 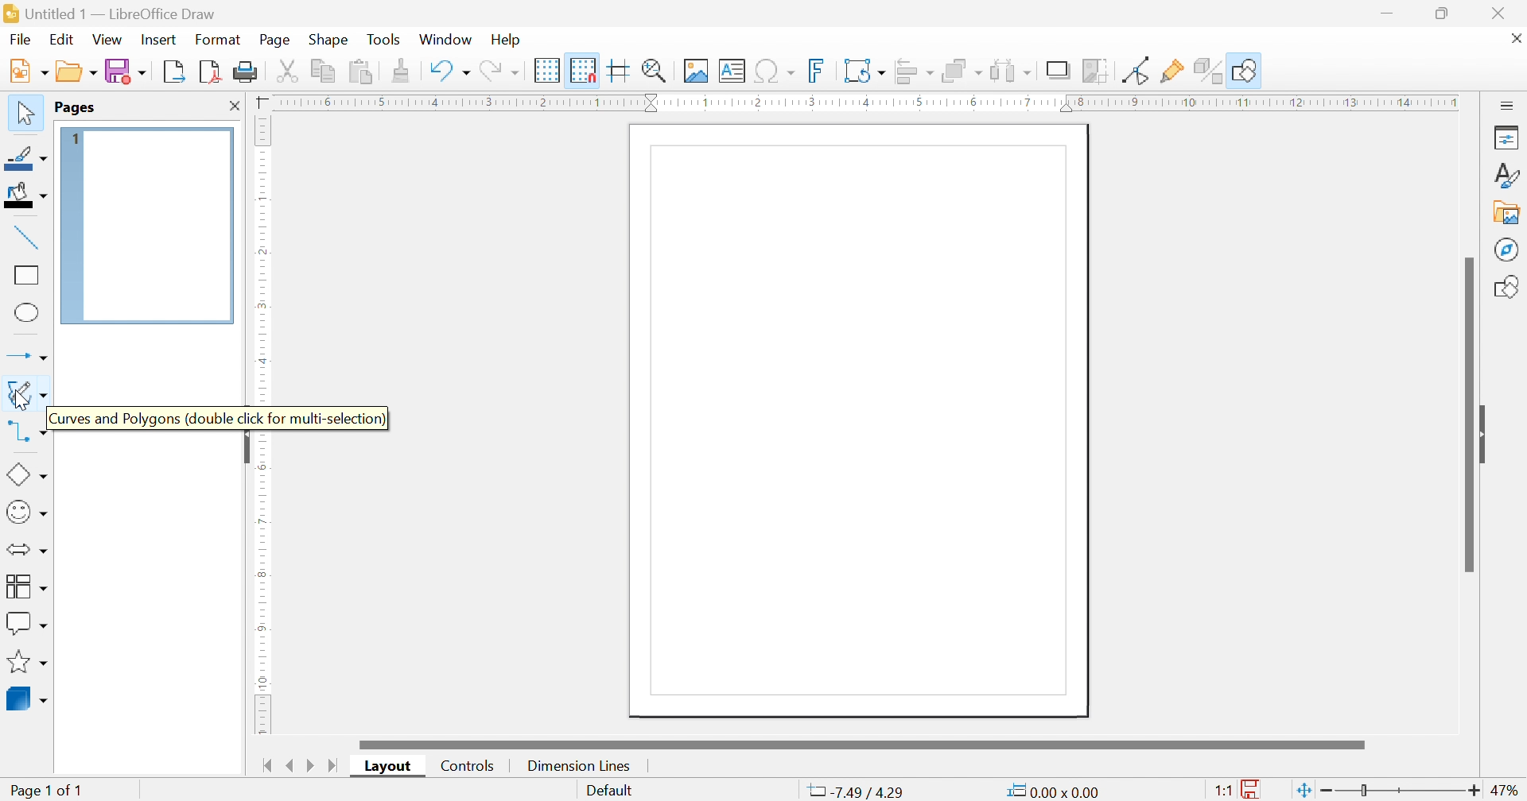 What do you see at coordinates (218, 418) in the screenshot?
I see `curves and polygons (double click for multi-selection)` at bounding box center [218, 418].